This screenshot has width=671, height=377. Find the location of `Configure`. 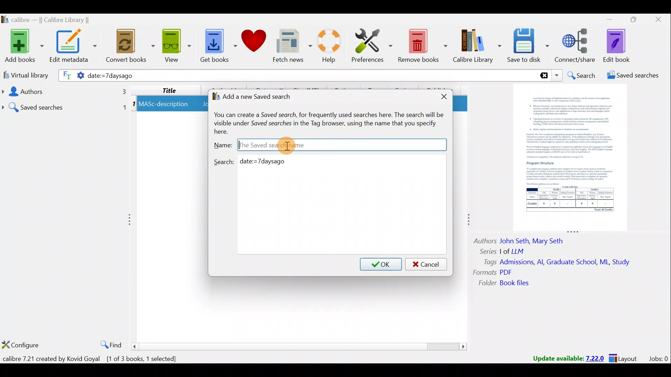

Configure is located at coordinates (21, 345).